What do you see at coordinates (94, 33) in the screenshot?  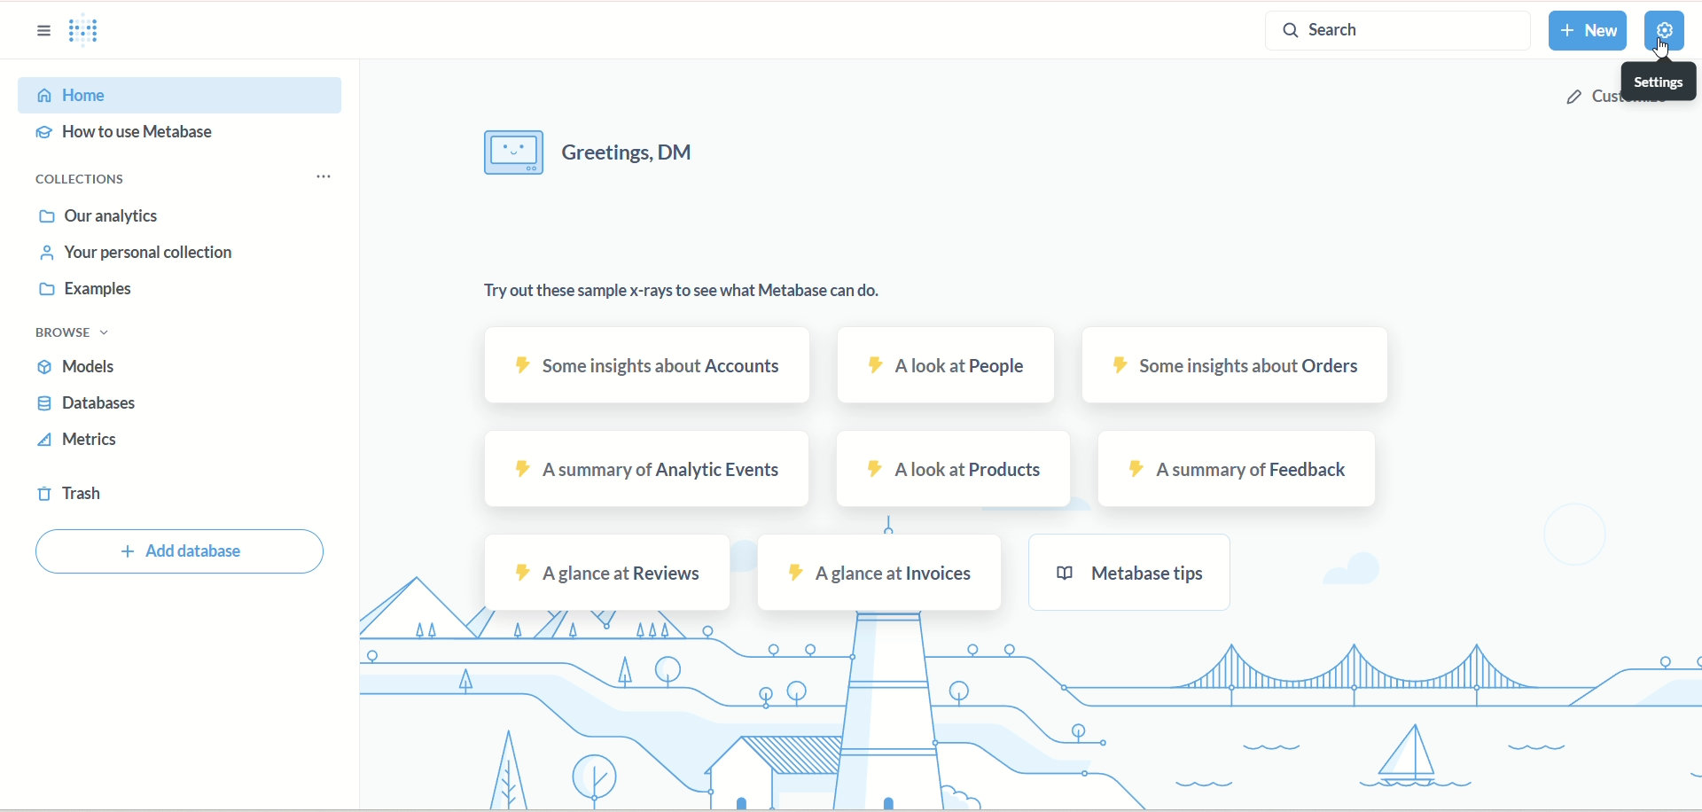 I see `logo` at bounding box center [94, 33].